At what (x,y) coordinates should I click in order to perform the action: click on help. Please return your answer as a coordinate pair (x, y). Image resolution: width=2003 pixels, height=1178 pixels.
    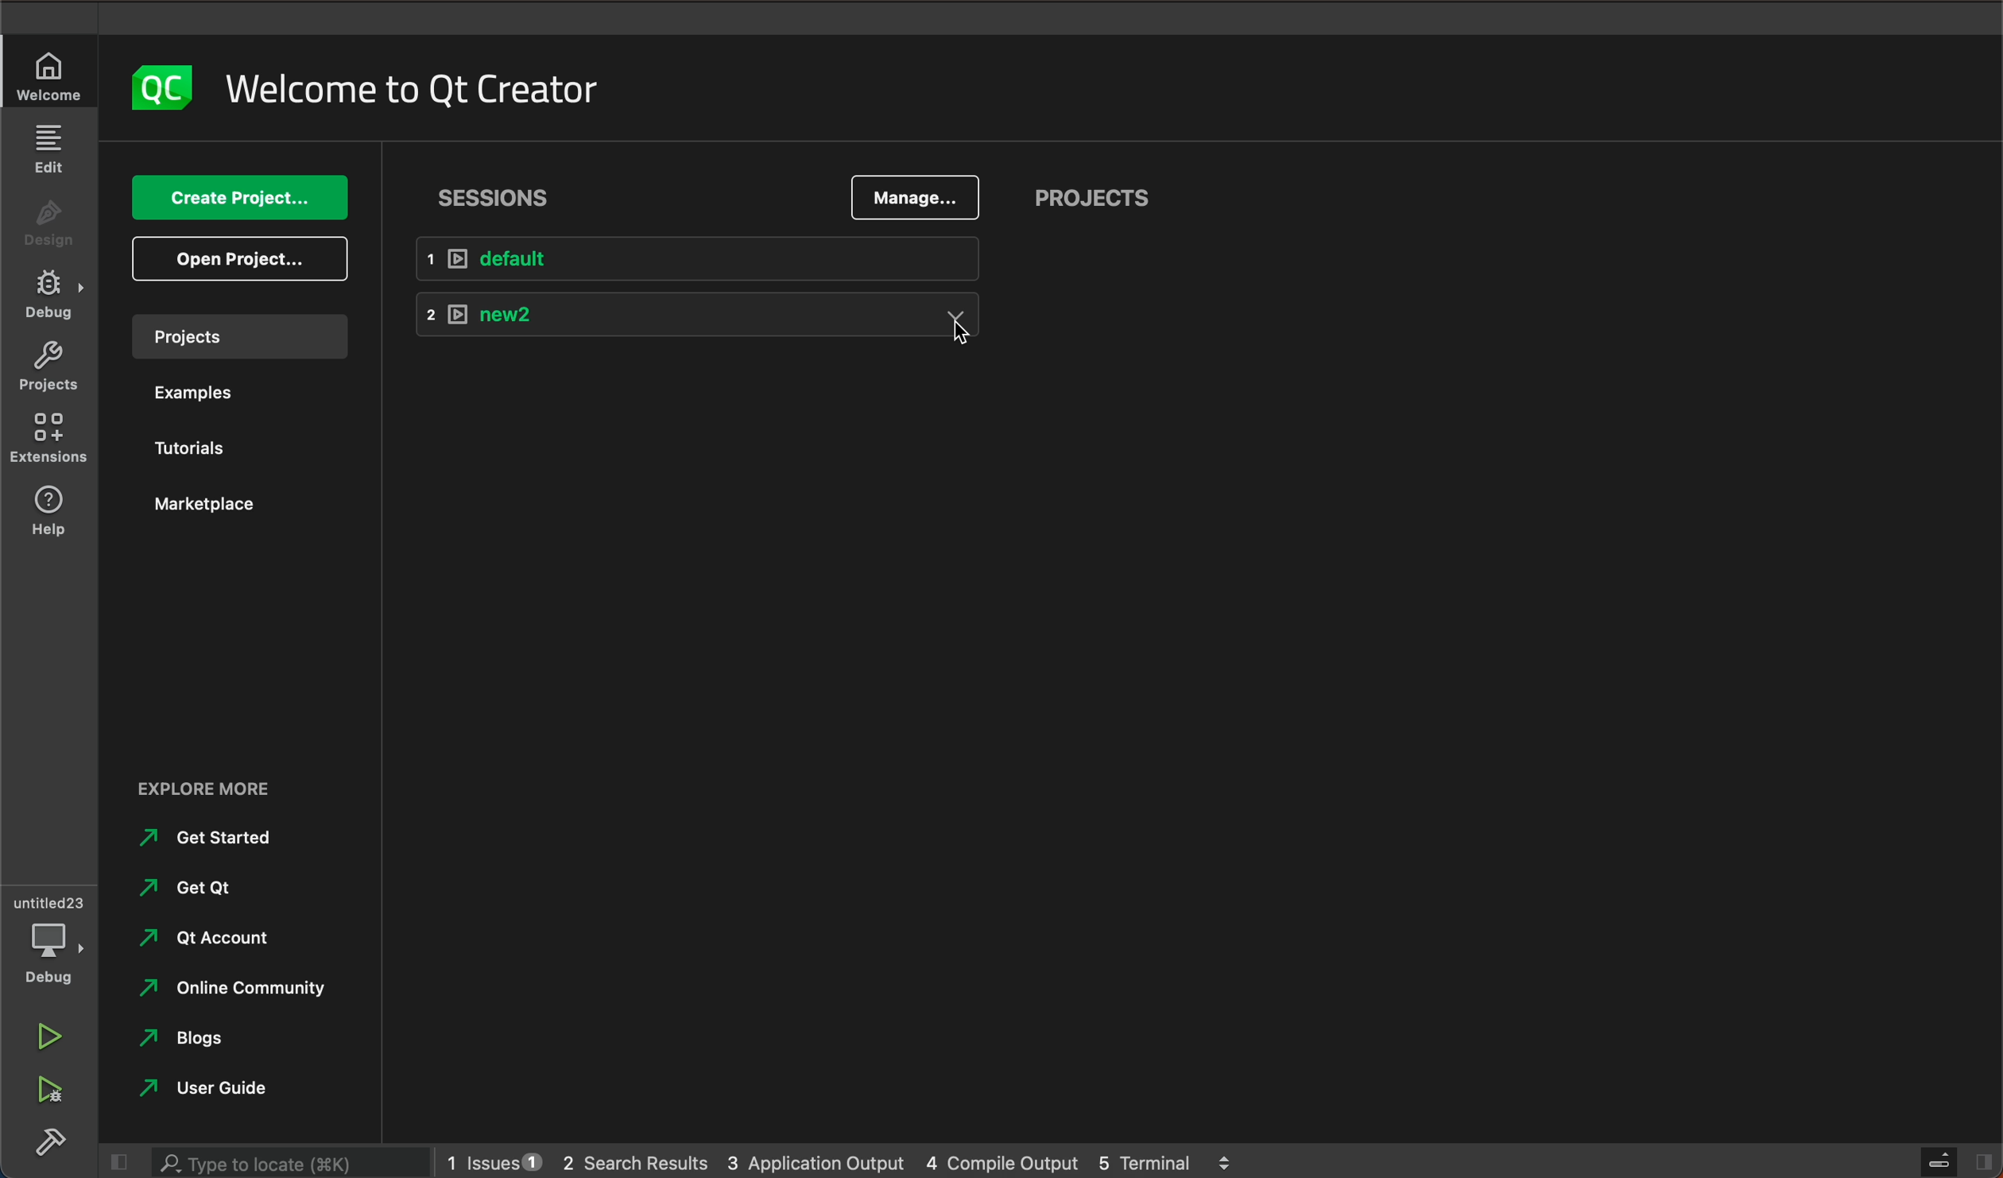
    Looking at the image, I should click on (49, 516).